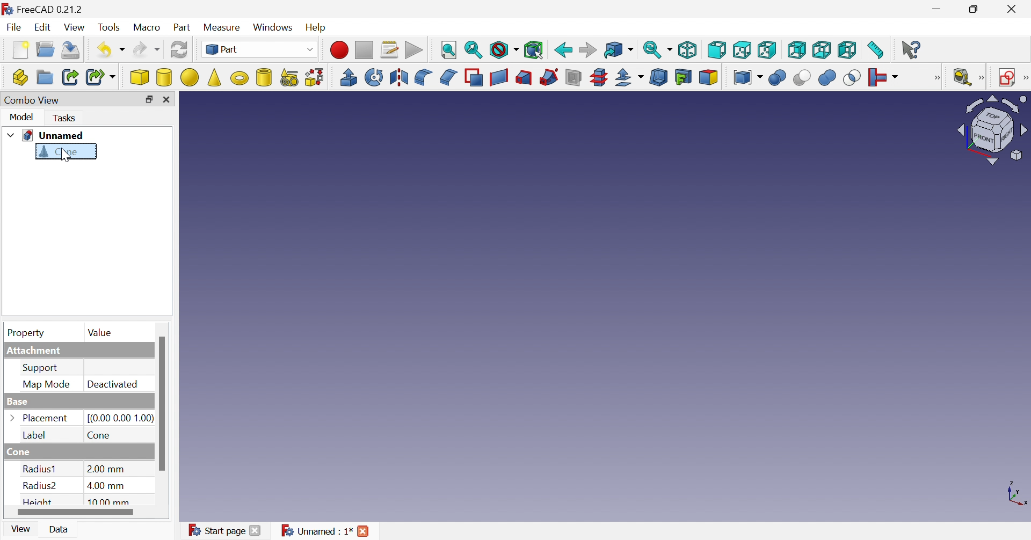  I want to click on Bottom, so click(823, 50).